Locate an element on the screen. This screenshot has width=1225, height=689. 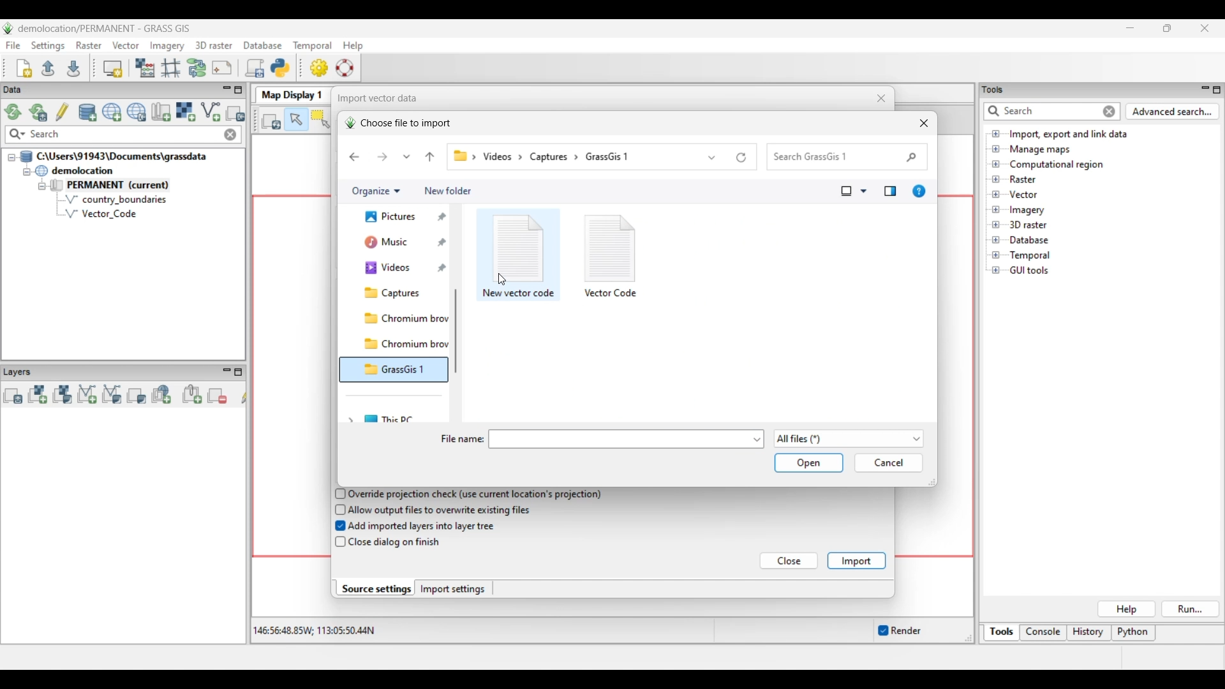
Database menu is located at coordinates (263, 46).